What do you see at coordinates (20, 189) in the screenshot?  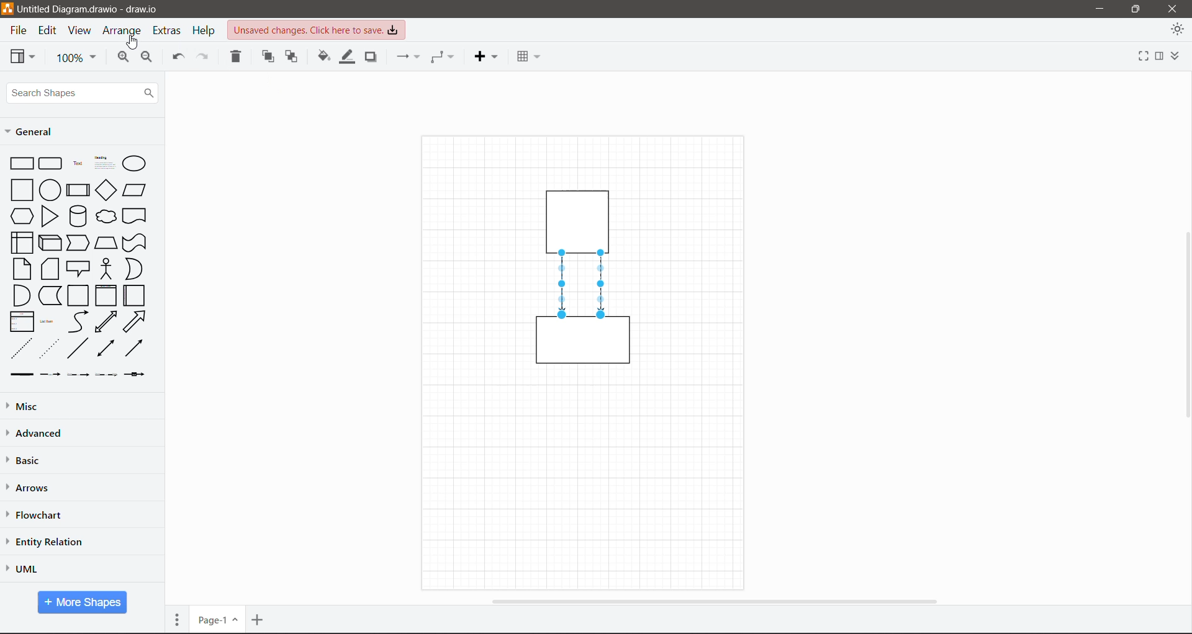 I see `Square` at bounding box center [20, 189].